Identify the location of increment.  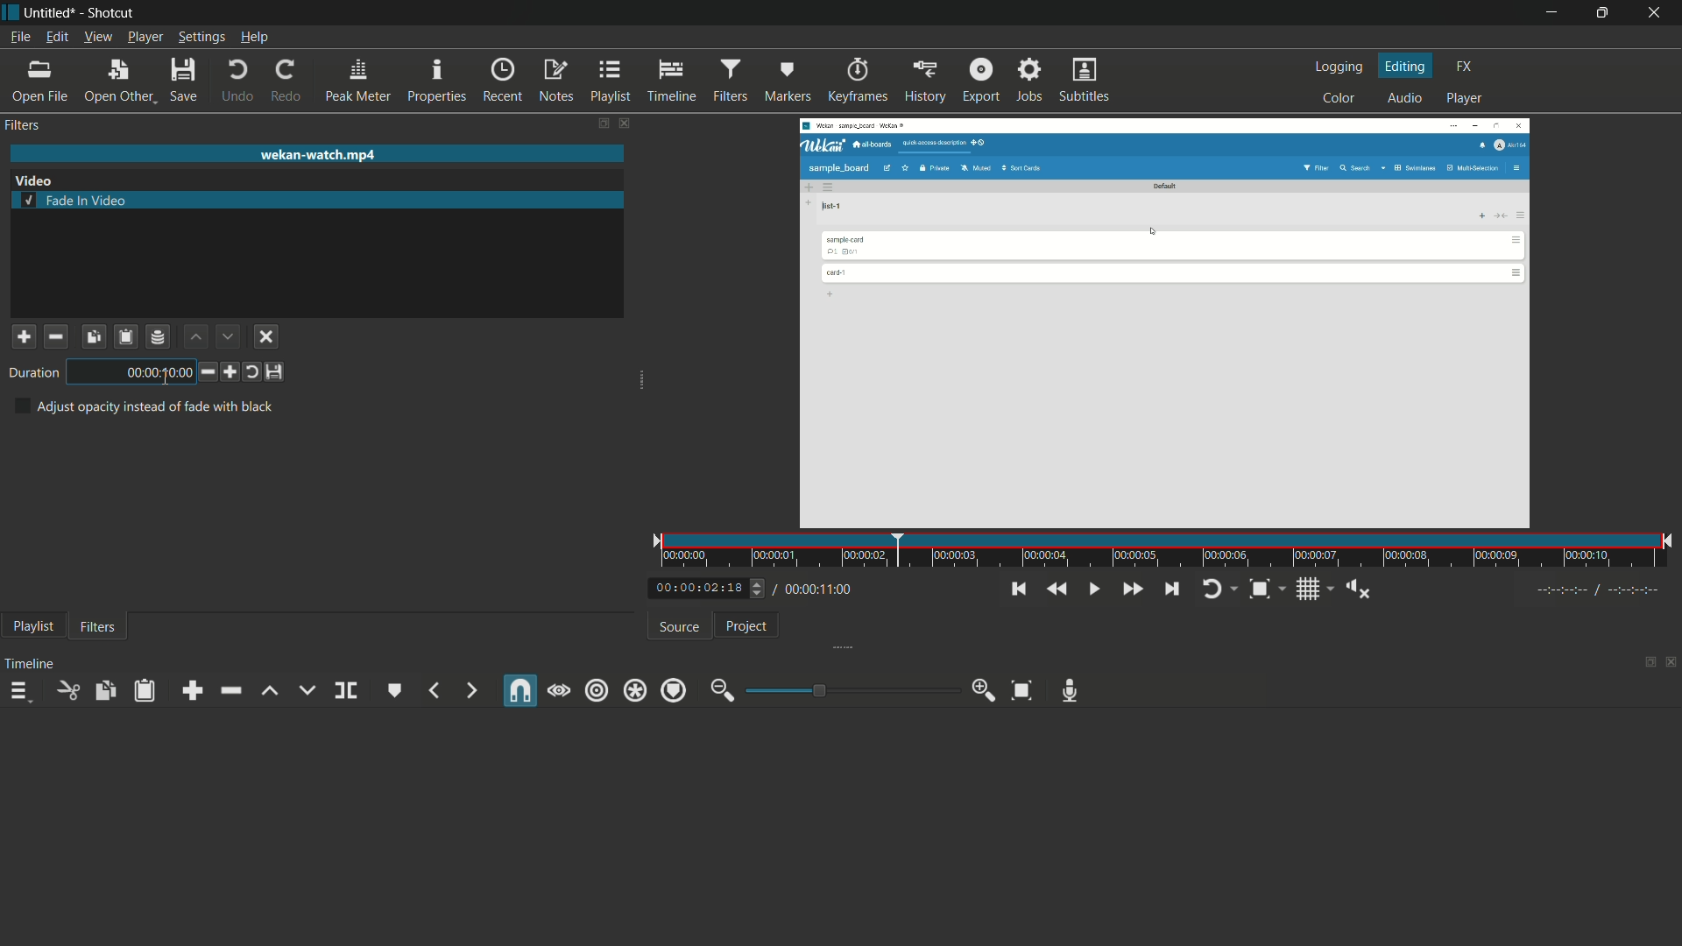
(230, 372).